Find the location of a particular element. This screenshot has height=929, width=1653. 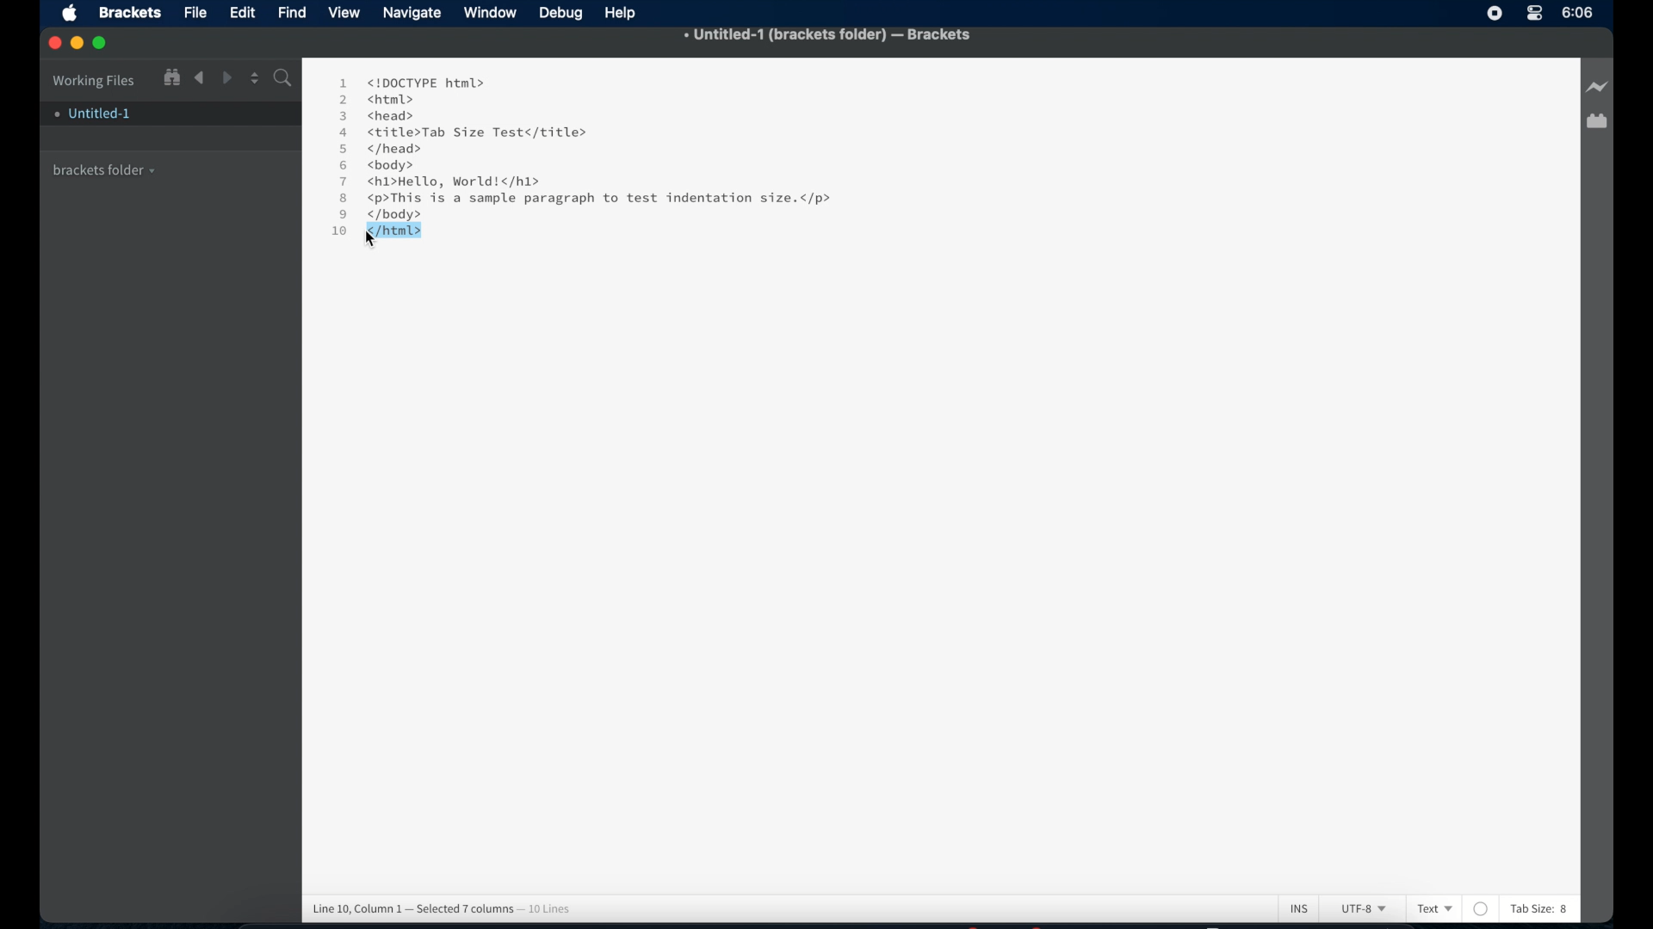

Navigate is located at coordinates (412, 15).